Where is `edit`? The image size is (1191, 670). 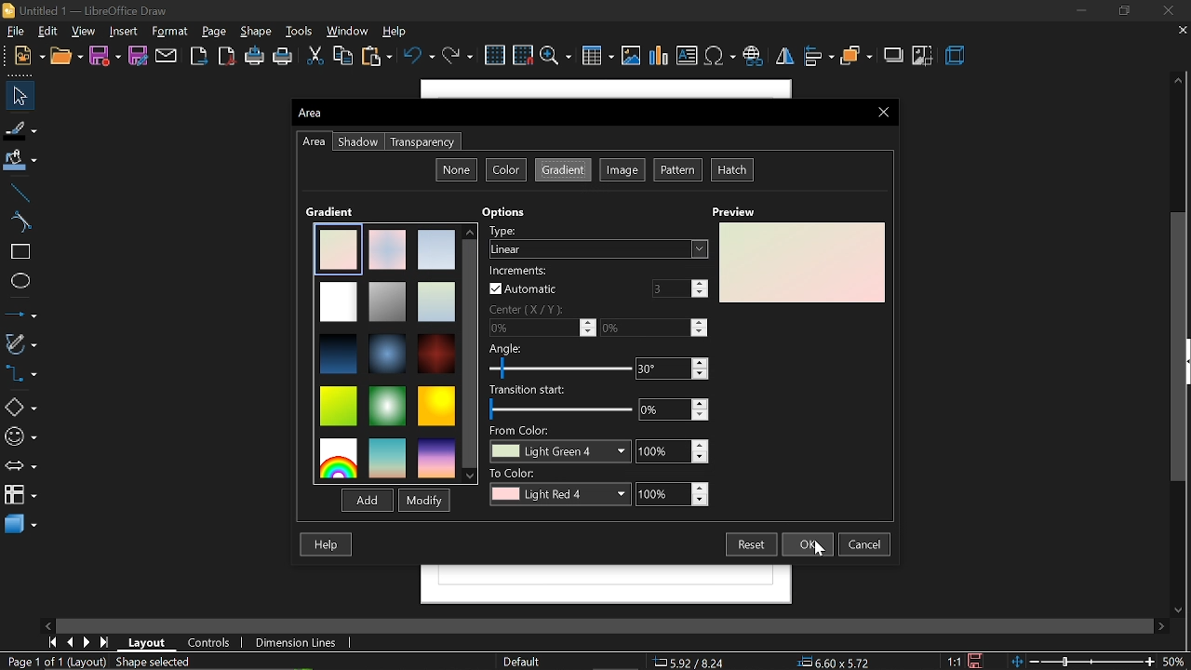 edit is located at coordinates (47, 32).